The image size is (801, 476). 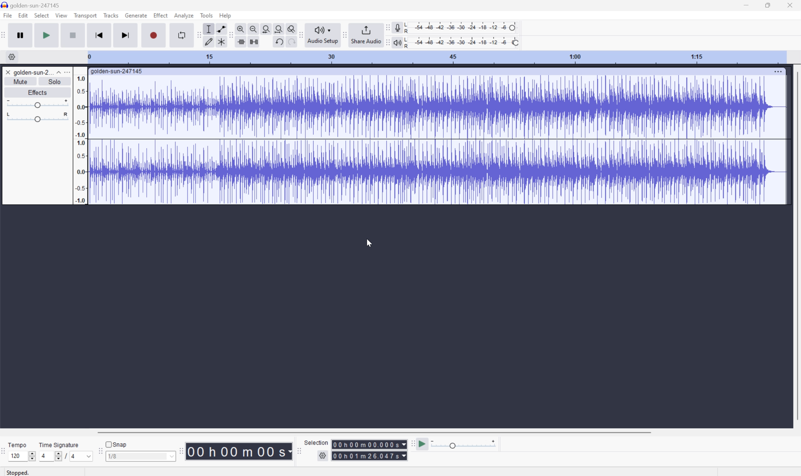 What do you see at coordinates (397, 27) in the screenshot?
I see `Record meter` at bounding box center [397, 27].